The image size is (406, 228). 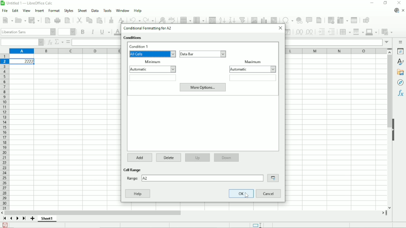 What do you see at coordinates (107, 10) in the screenshot?
I see `Tools` at bounding box center [107, 10].